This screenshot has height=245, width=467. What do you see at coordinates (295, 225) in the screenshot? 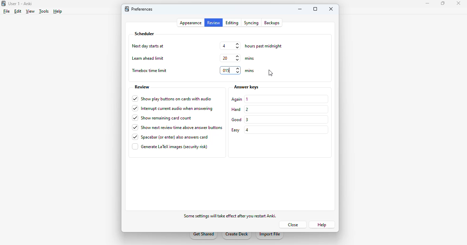
I see `close` at bounding box center [295, 225].